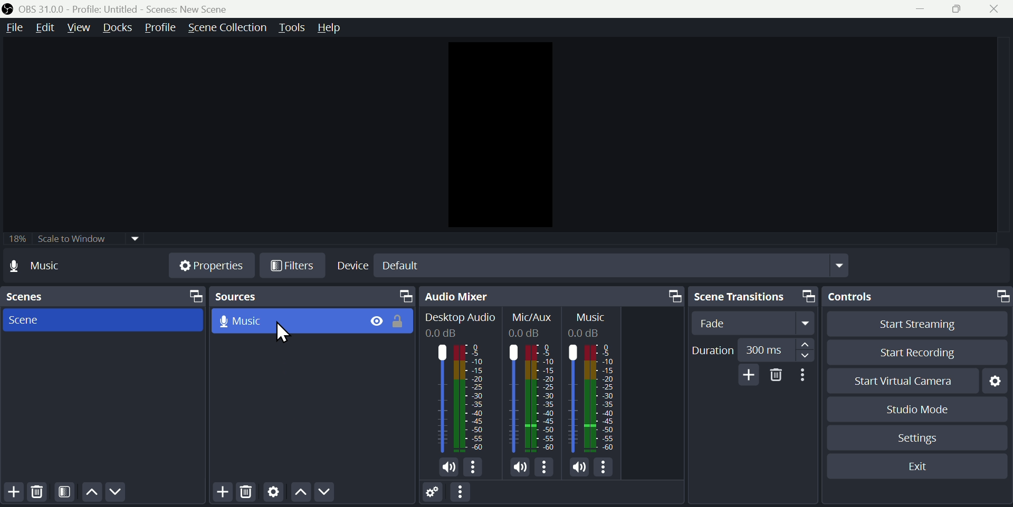 Image resolution: width=1013 pixels, height=507 pixels. Describe the element at coordinates (66, 492) in the screenshot. I see `Felters` at that location.